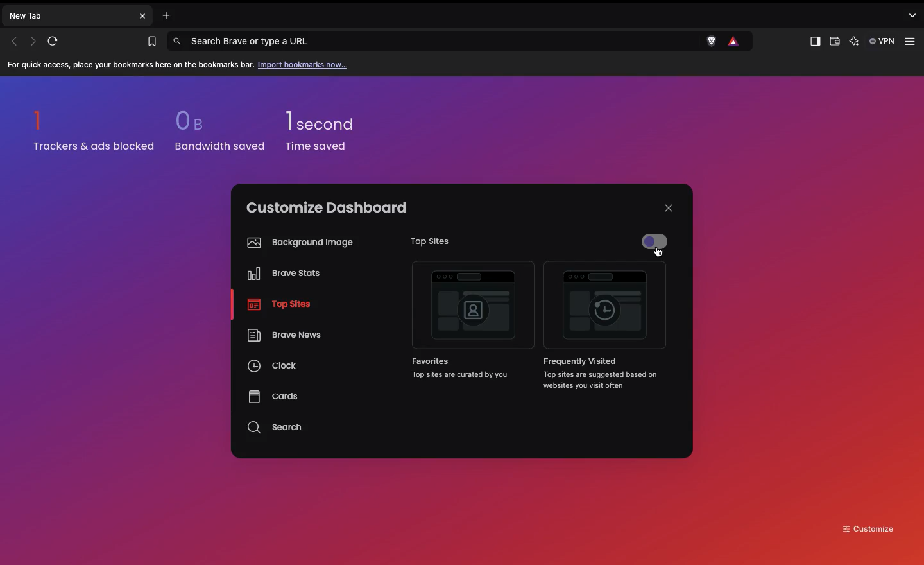 This screenshot has width=924, height=565. I want to click on top sites, so click(280, 306).